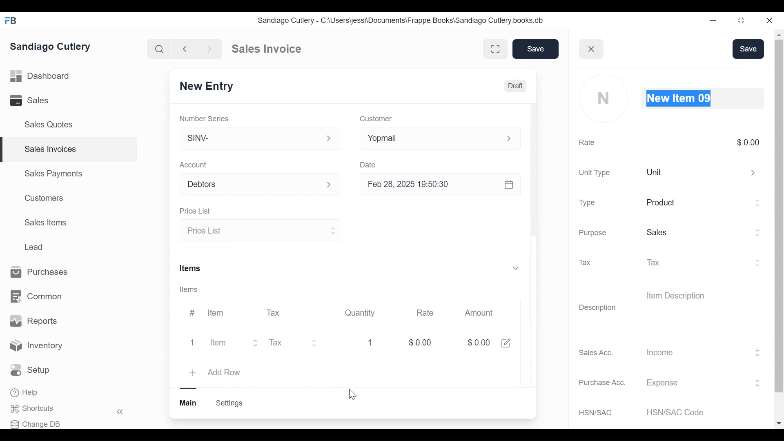 The width and height of the screenshot is (784, 441). Describe the element at coordinates (592, 49) in the screenshot. I see `close` at that location.